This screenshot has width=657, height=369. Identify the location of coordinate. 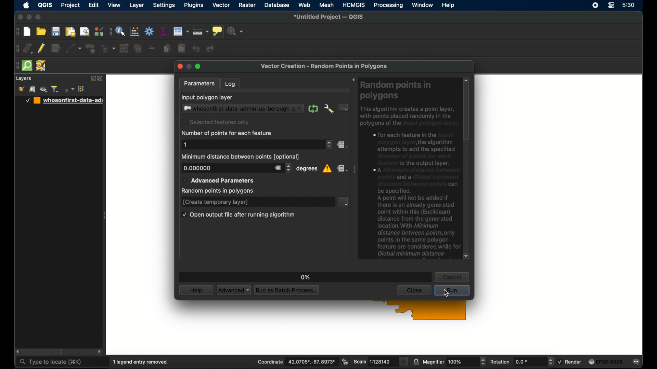
(296, 361).